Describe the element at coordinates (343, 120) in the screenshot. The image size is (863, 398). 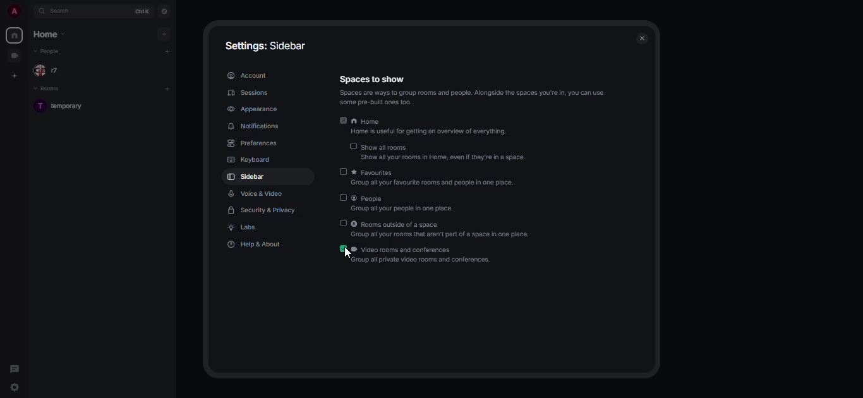
I see `enabled` at that location.